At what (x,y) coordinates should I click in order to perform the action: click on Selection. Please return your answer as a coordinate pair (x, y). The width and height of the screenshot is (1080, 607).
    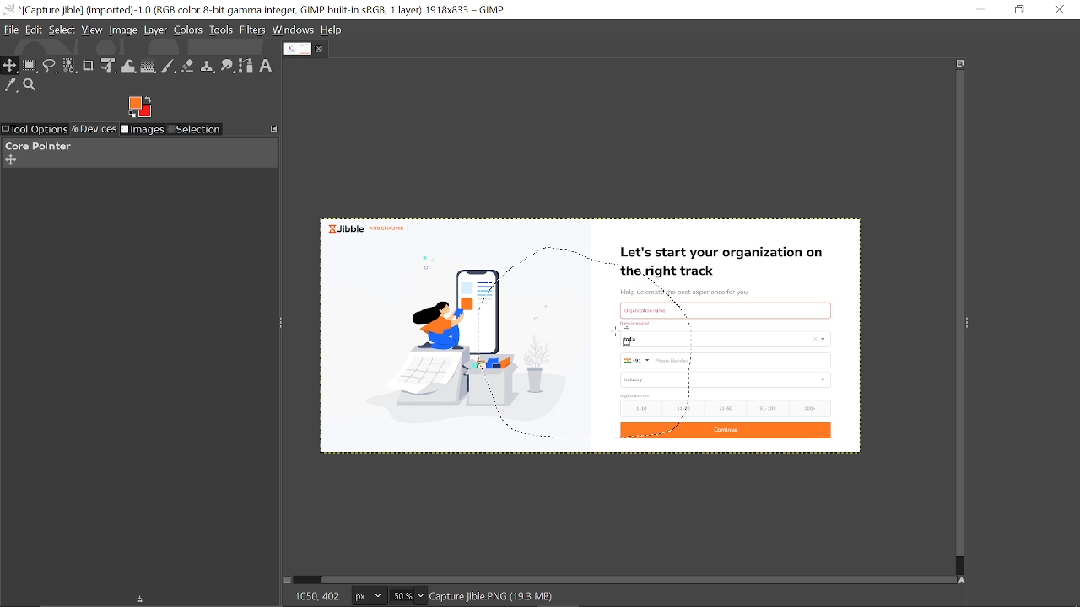
    Looking at the image, I should click on (194, 131).